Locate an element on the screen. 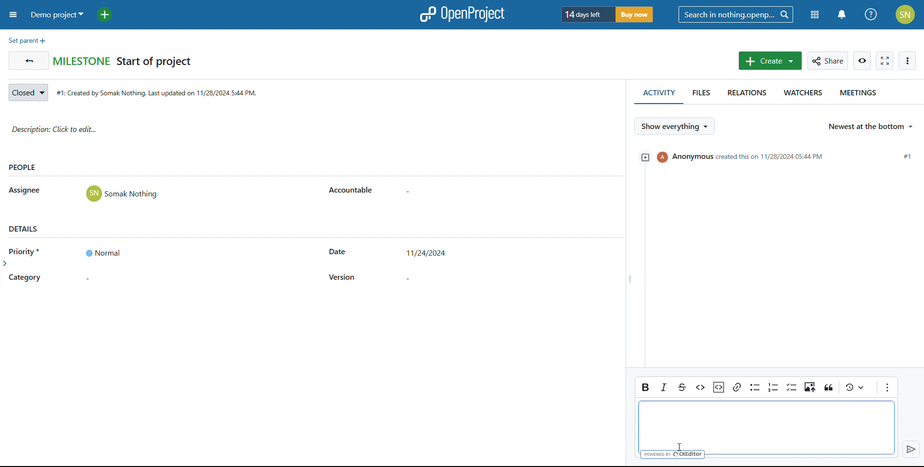 The height and width of the screenshot is (467, 924). enter is located at coordinates (910, 449).